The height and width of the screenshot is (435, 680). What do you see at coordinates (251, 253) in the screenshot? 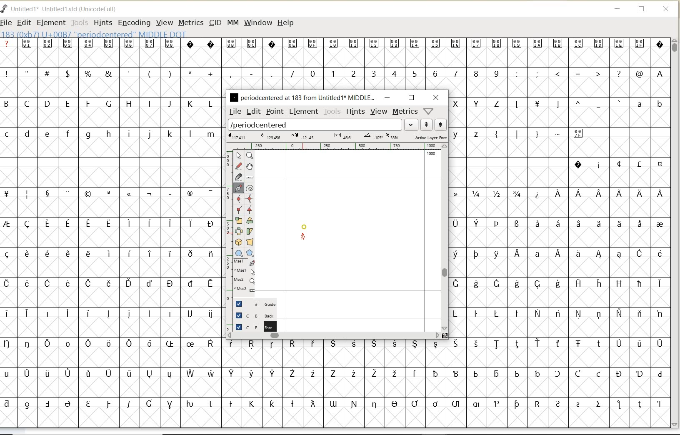
I see `polygon or star` at bounding box center [251, 253].